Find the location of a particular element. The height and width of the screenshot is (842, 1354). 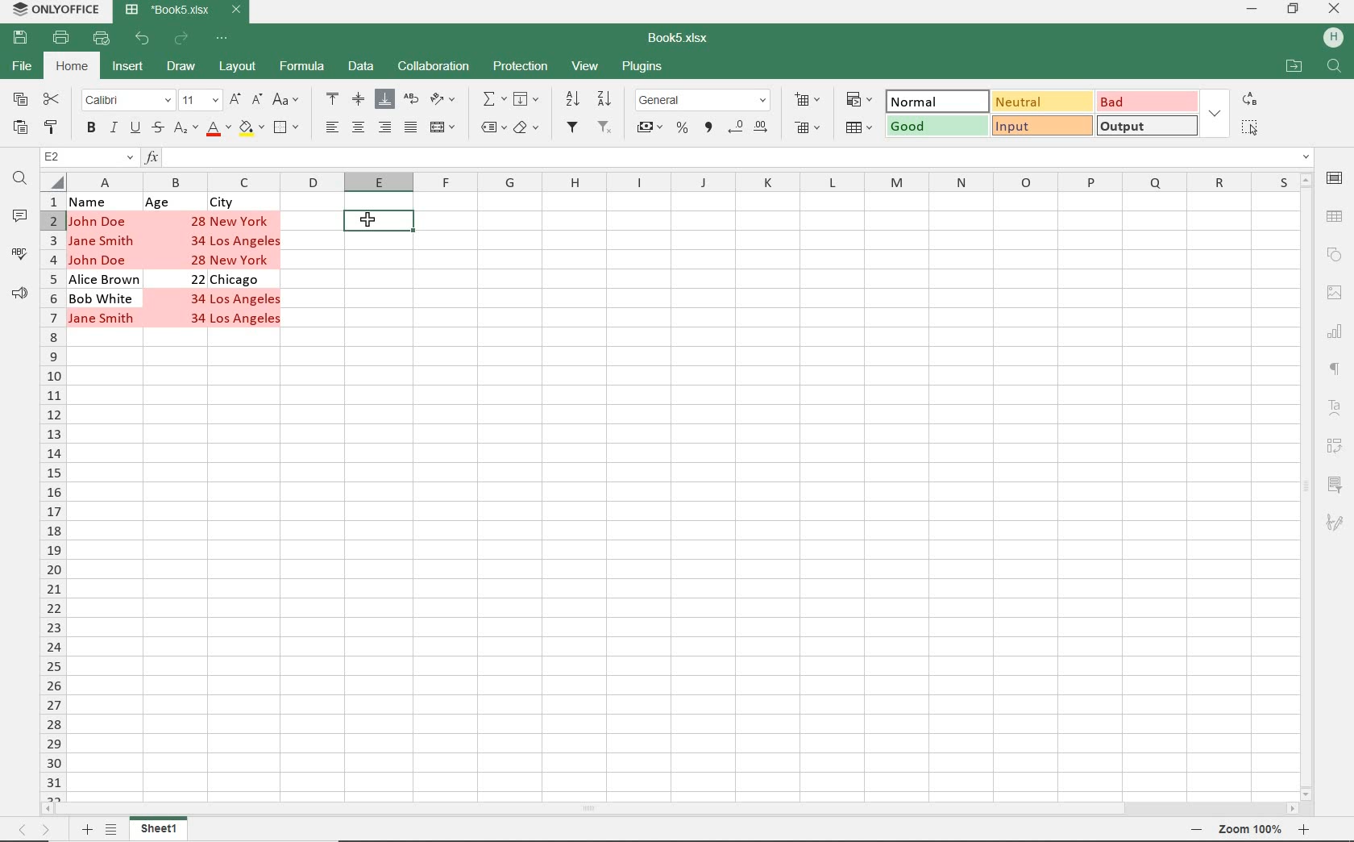

ADD SHEETS is located at coordinates (87, 830).